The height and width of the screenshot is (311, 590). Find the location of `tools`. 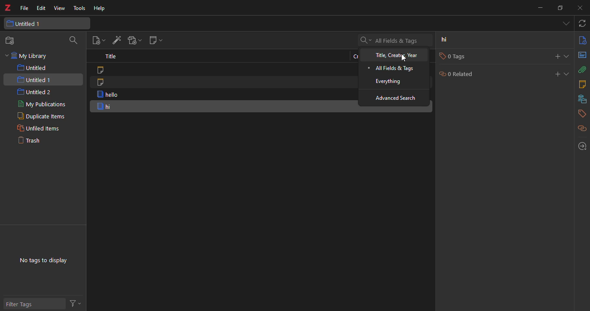

tools is located at coordinates (79, 8).